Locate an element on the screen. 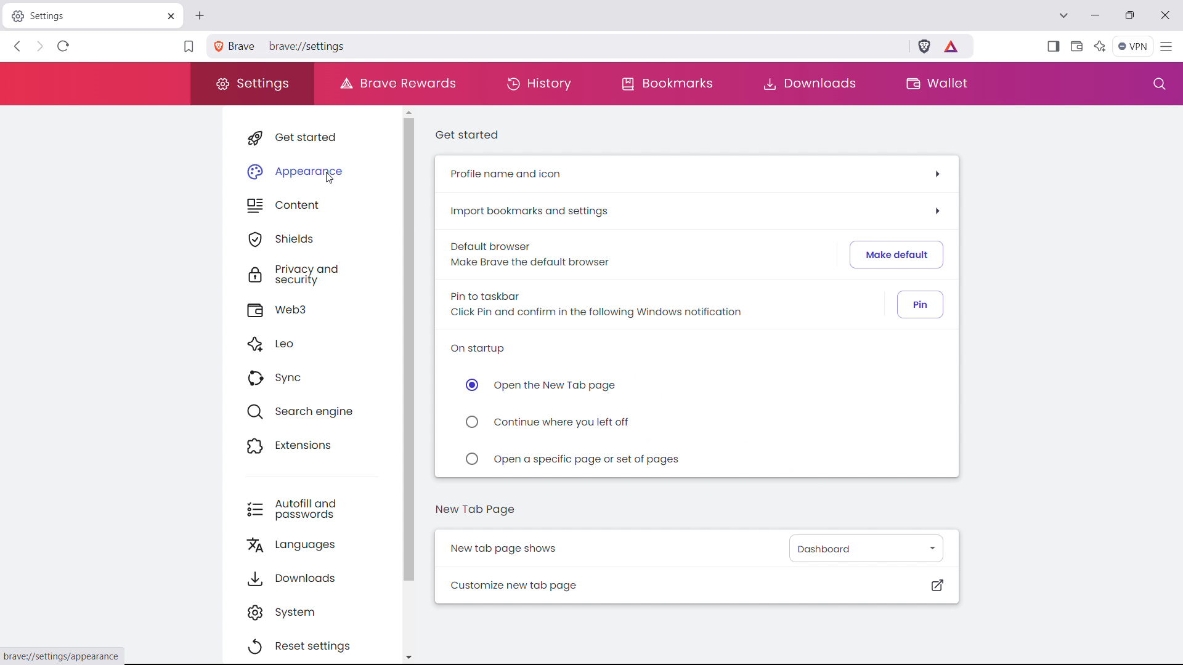 This screenshot has height=665, width=1183. brave rewards is located at coordinates (397, 83).